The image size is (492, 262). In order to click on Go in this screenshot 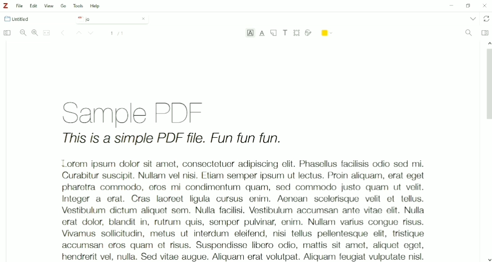, I will do `click(64, 5)`.